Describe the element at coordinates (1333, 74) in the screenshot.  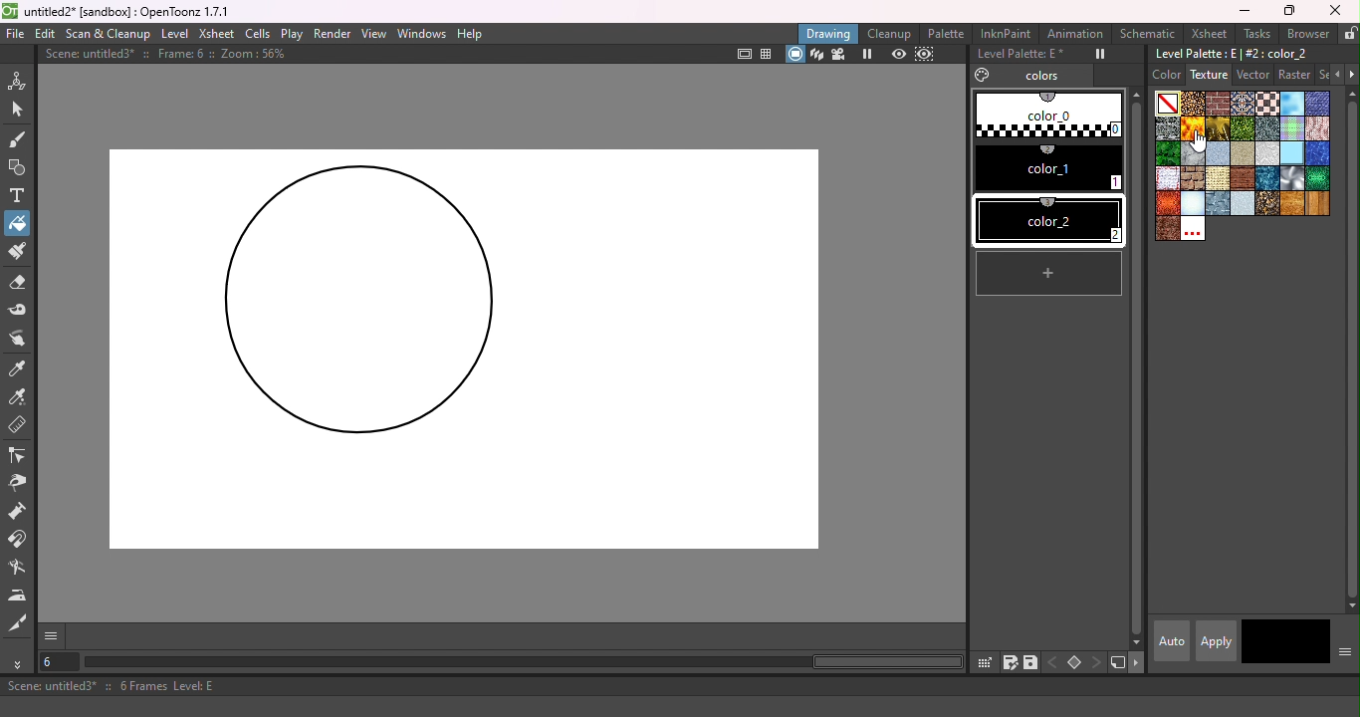
I see `Previous` at that location.